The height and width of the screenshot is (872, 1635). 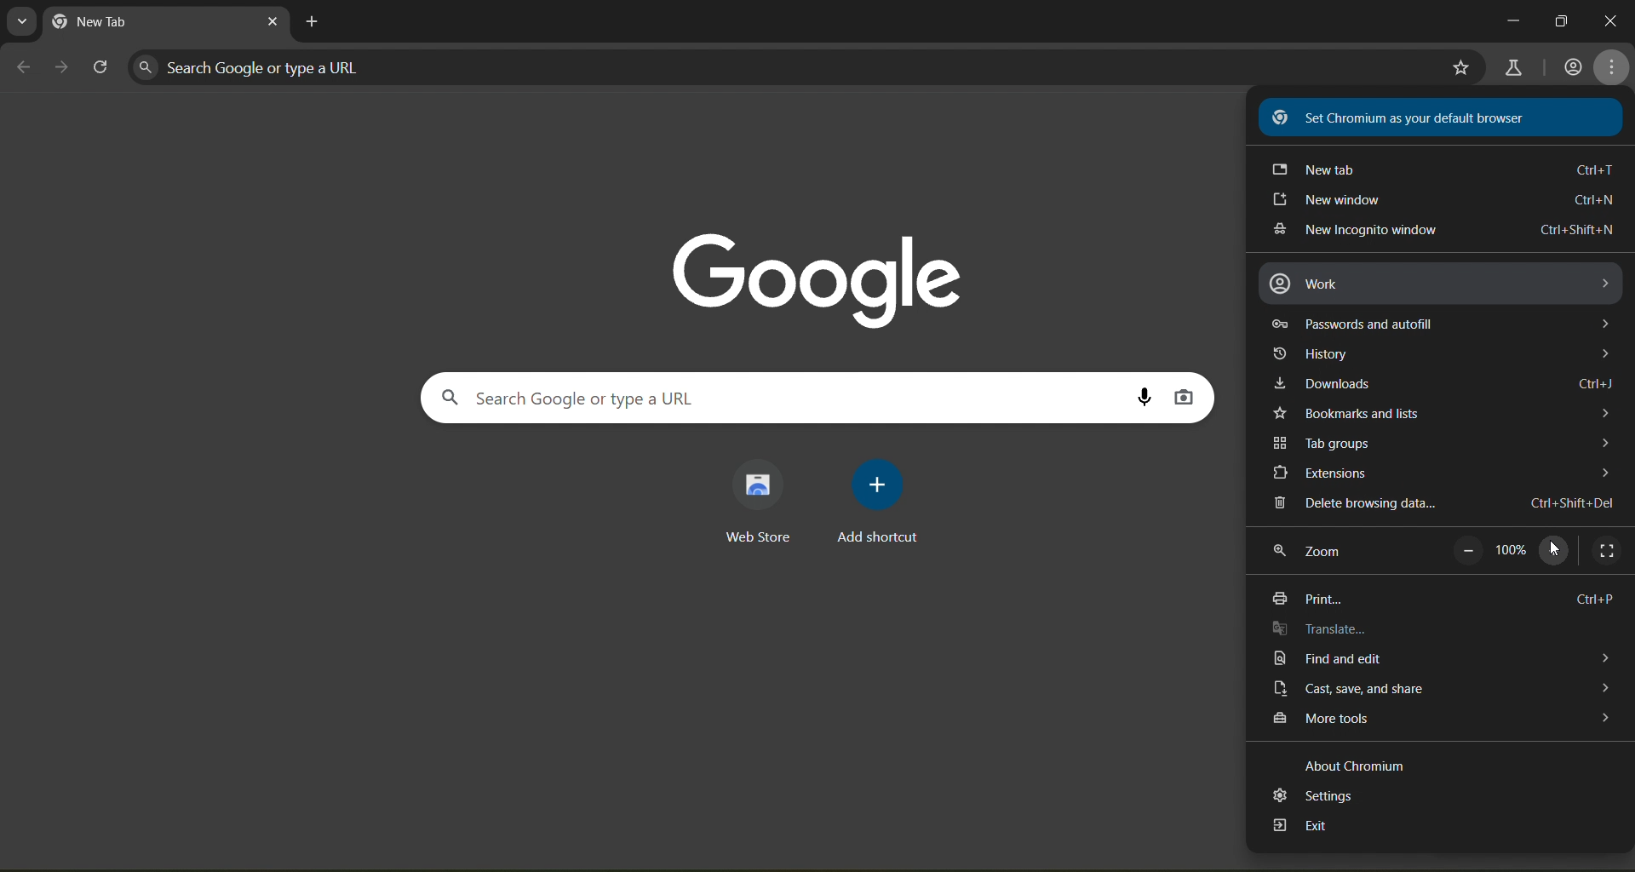 What do you see at coordinates (1572, 68) in the screenshot?
I see `account` at bounding box center [1572, 68].